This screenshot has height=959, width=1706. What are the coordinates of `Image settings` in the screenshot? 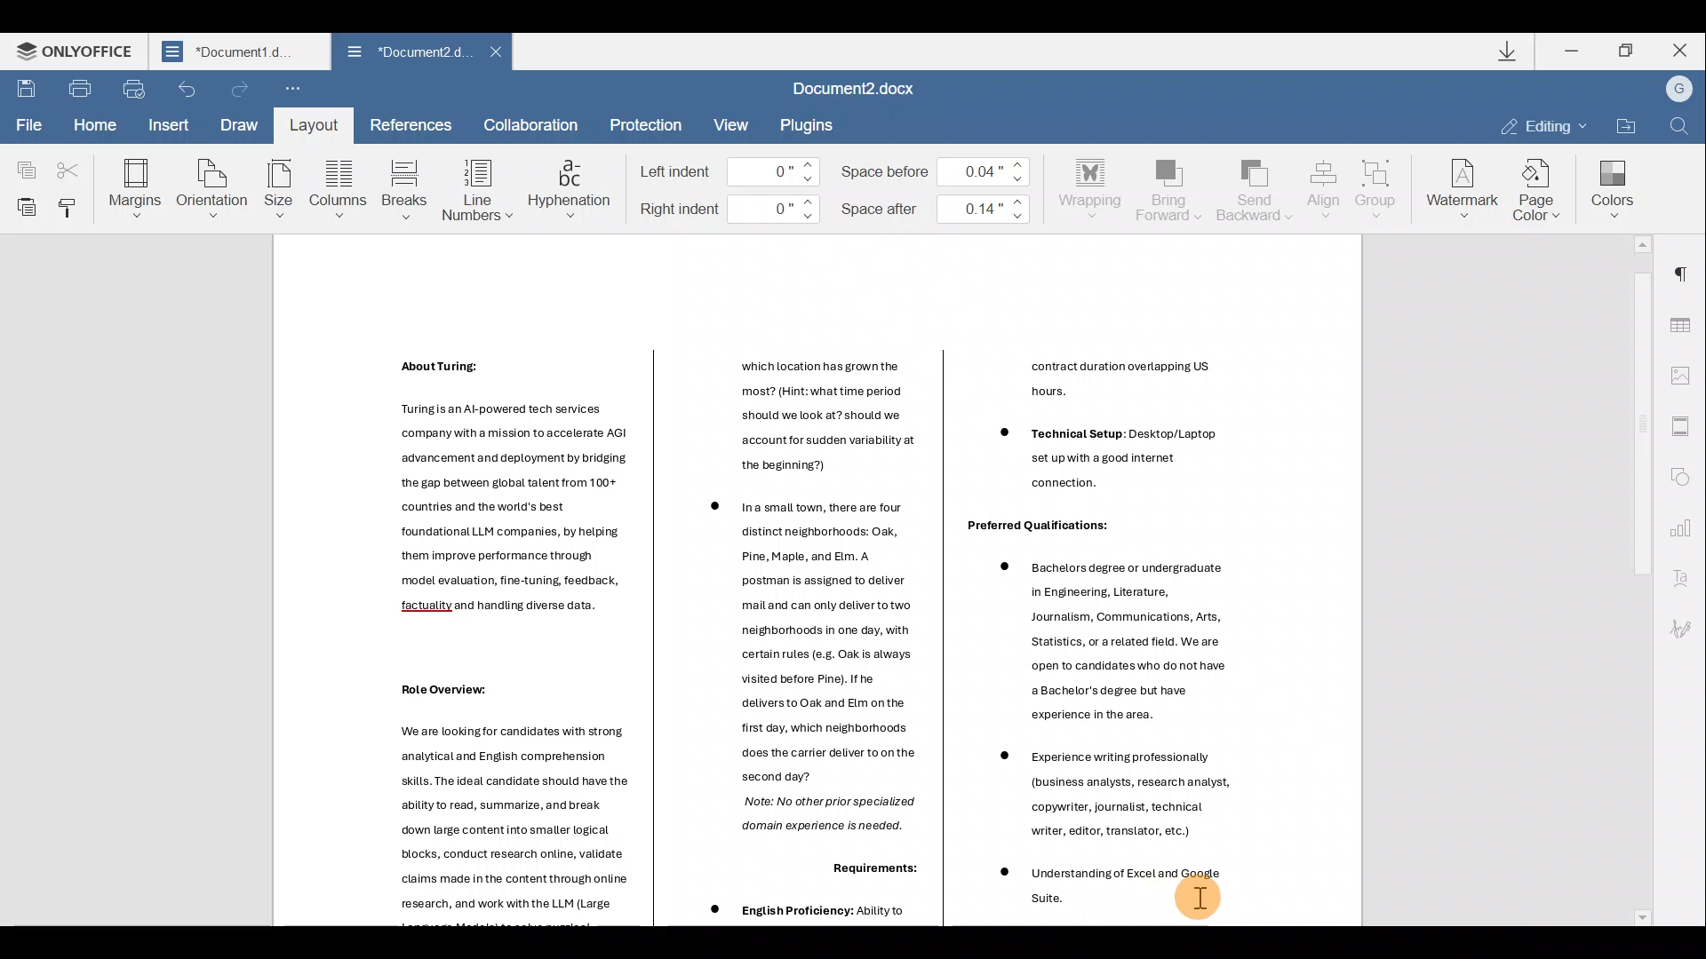 It's located at (1686, 374).